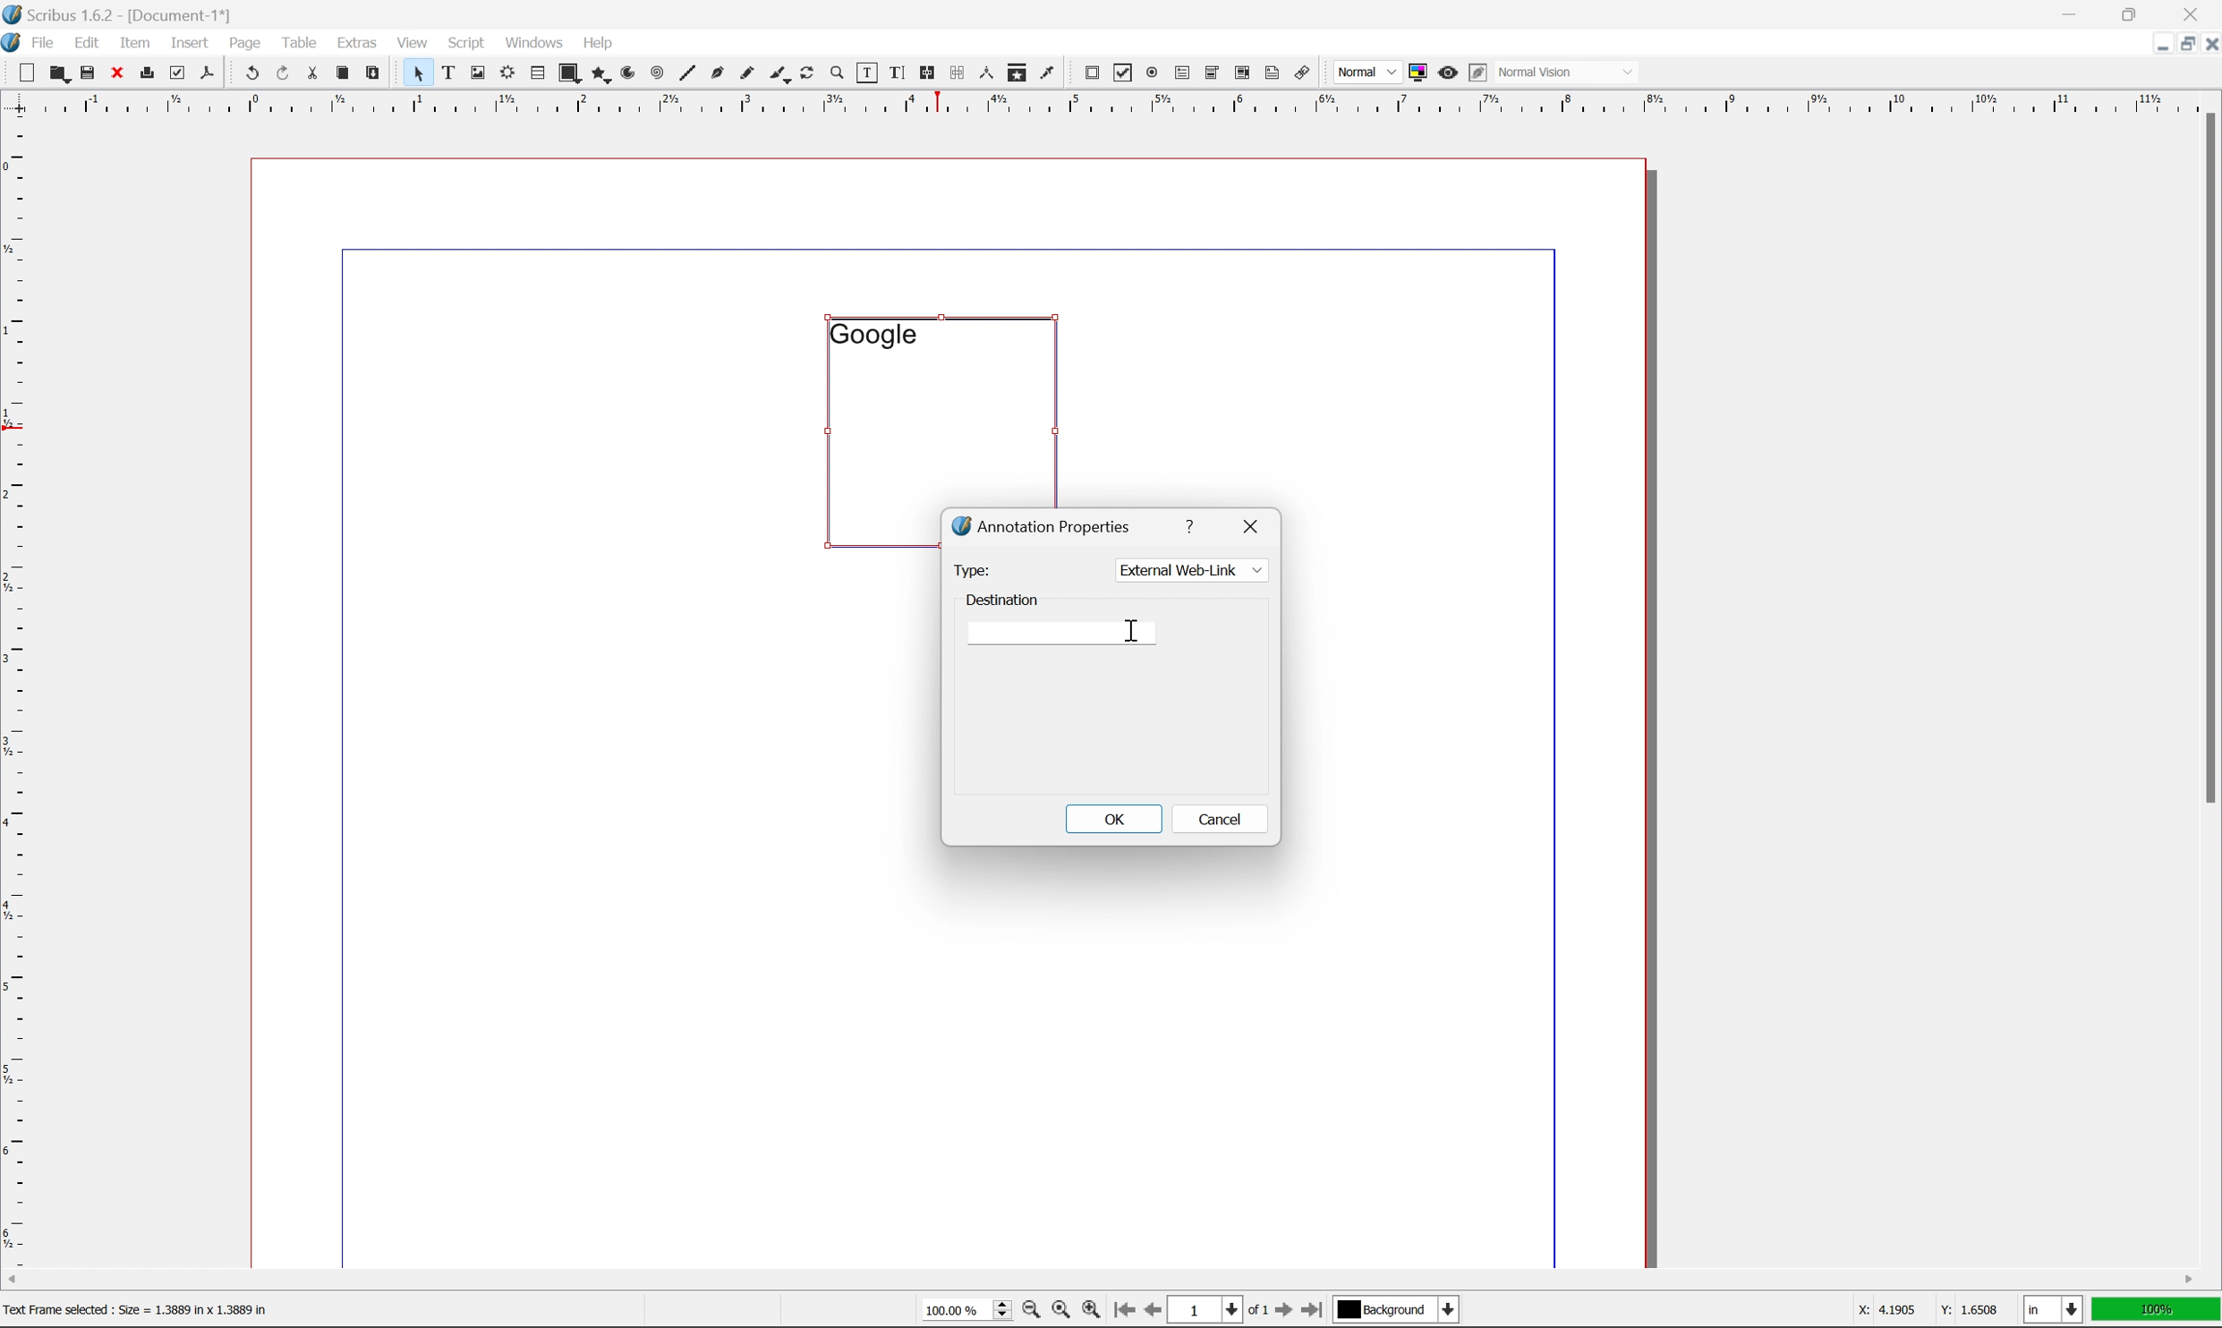  Describe the element at coordinates (506, 72) in the screenshot. I see `render frame` at that location.